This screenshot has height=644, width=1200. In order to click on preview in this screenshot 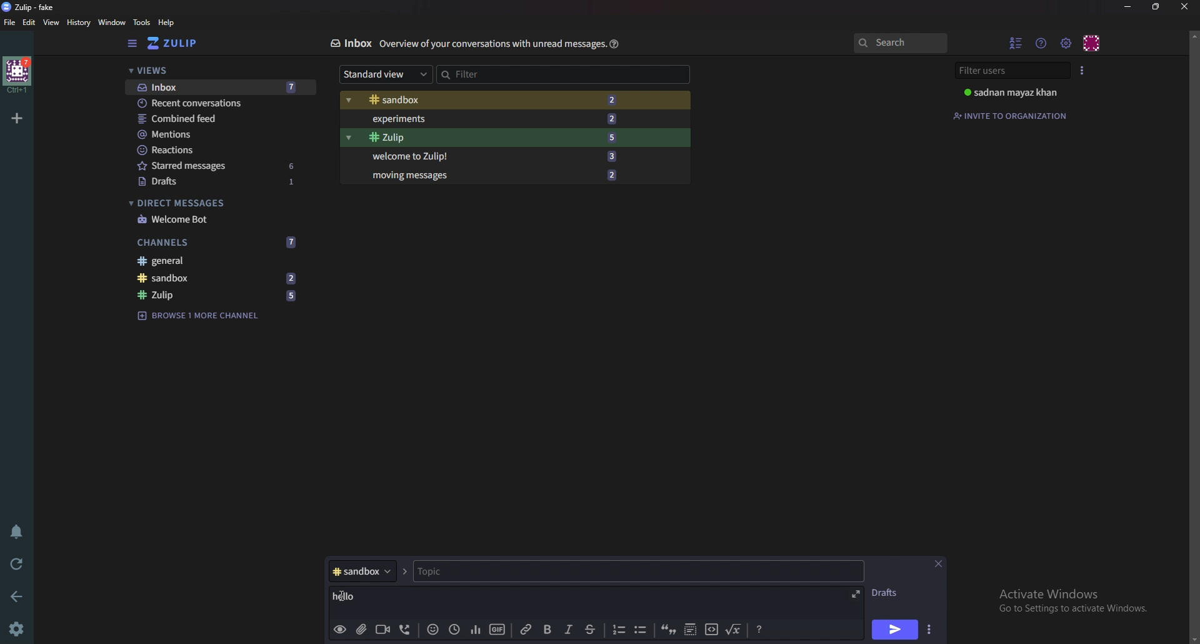, I will do `click(340, 628)`.